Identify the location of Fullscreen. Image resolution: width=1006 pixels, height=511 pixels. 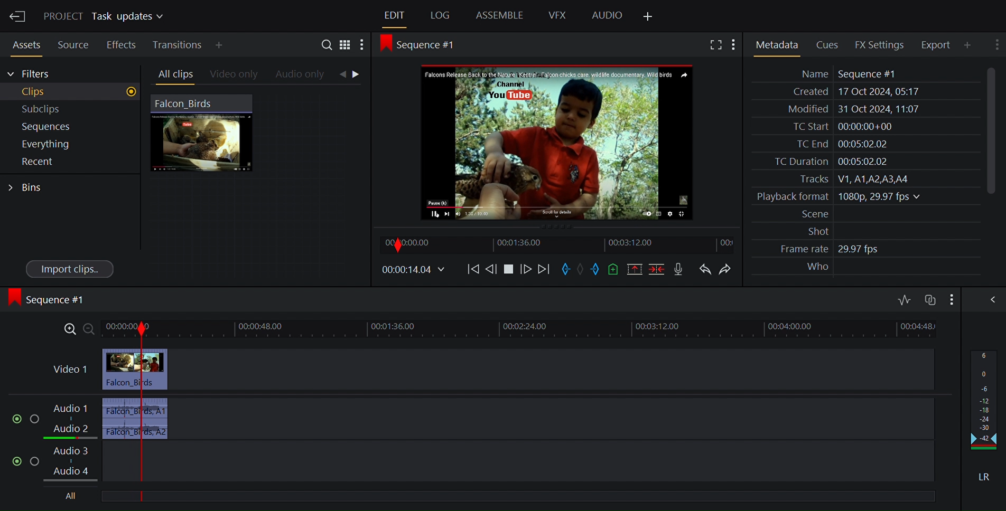
(714, 44).